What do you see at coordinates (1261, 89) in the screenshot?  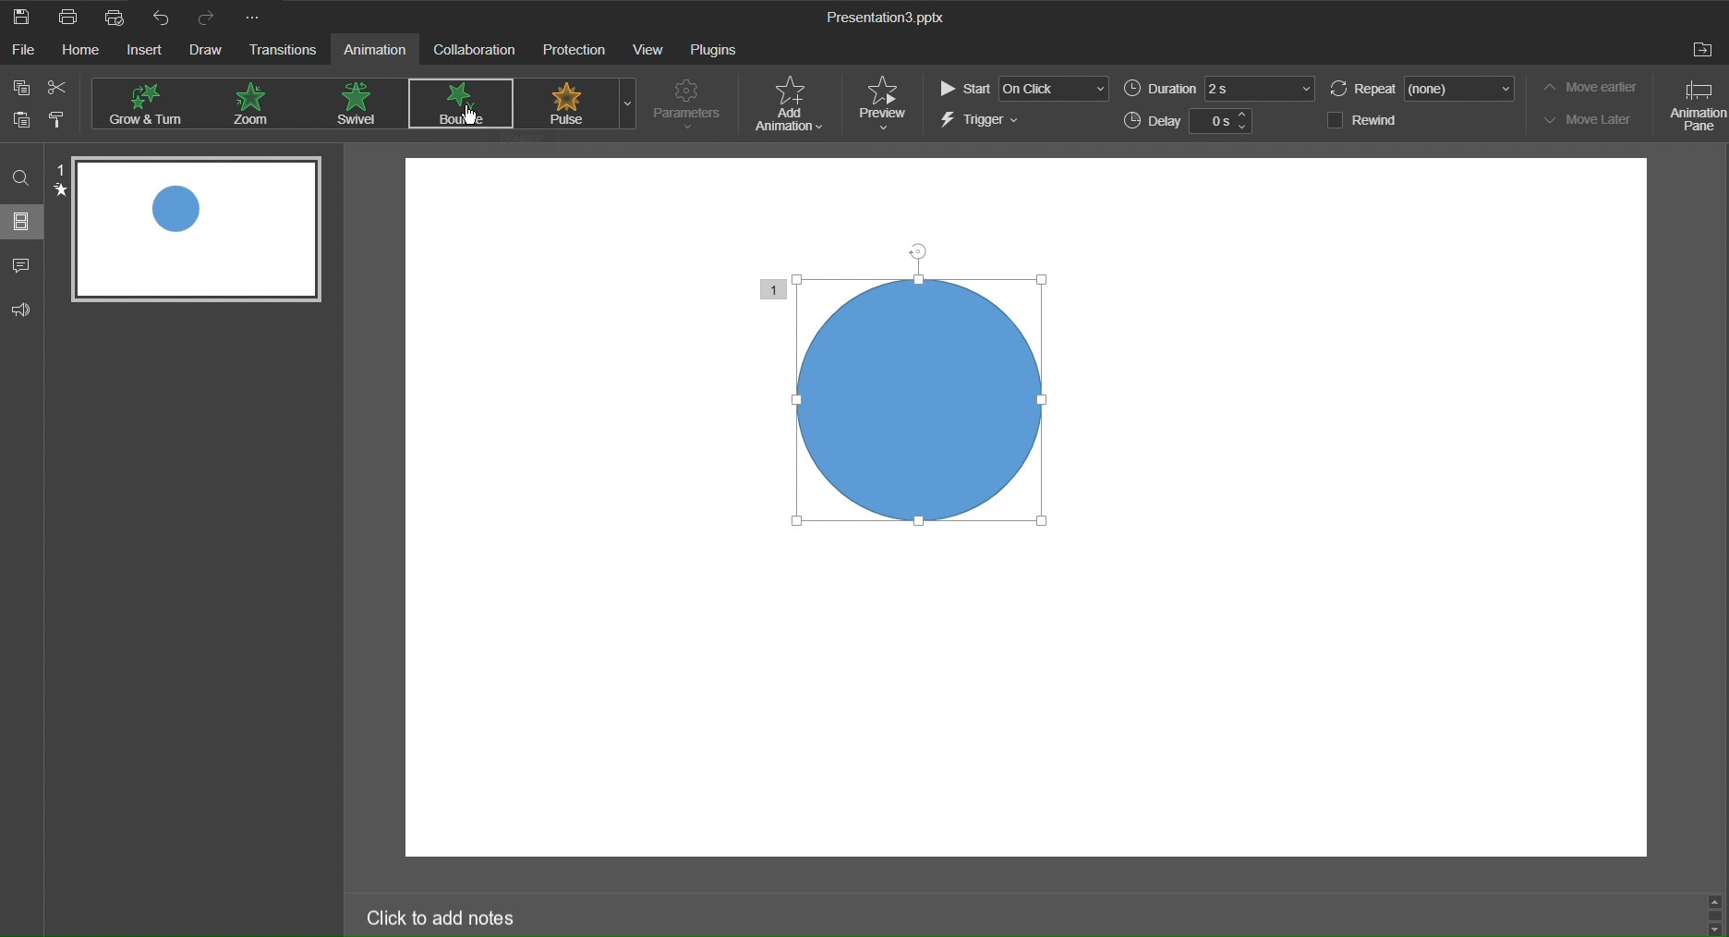 I see `2s` at bounding box center [1261, 89].